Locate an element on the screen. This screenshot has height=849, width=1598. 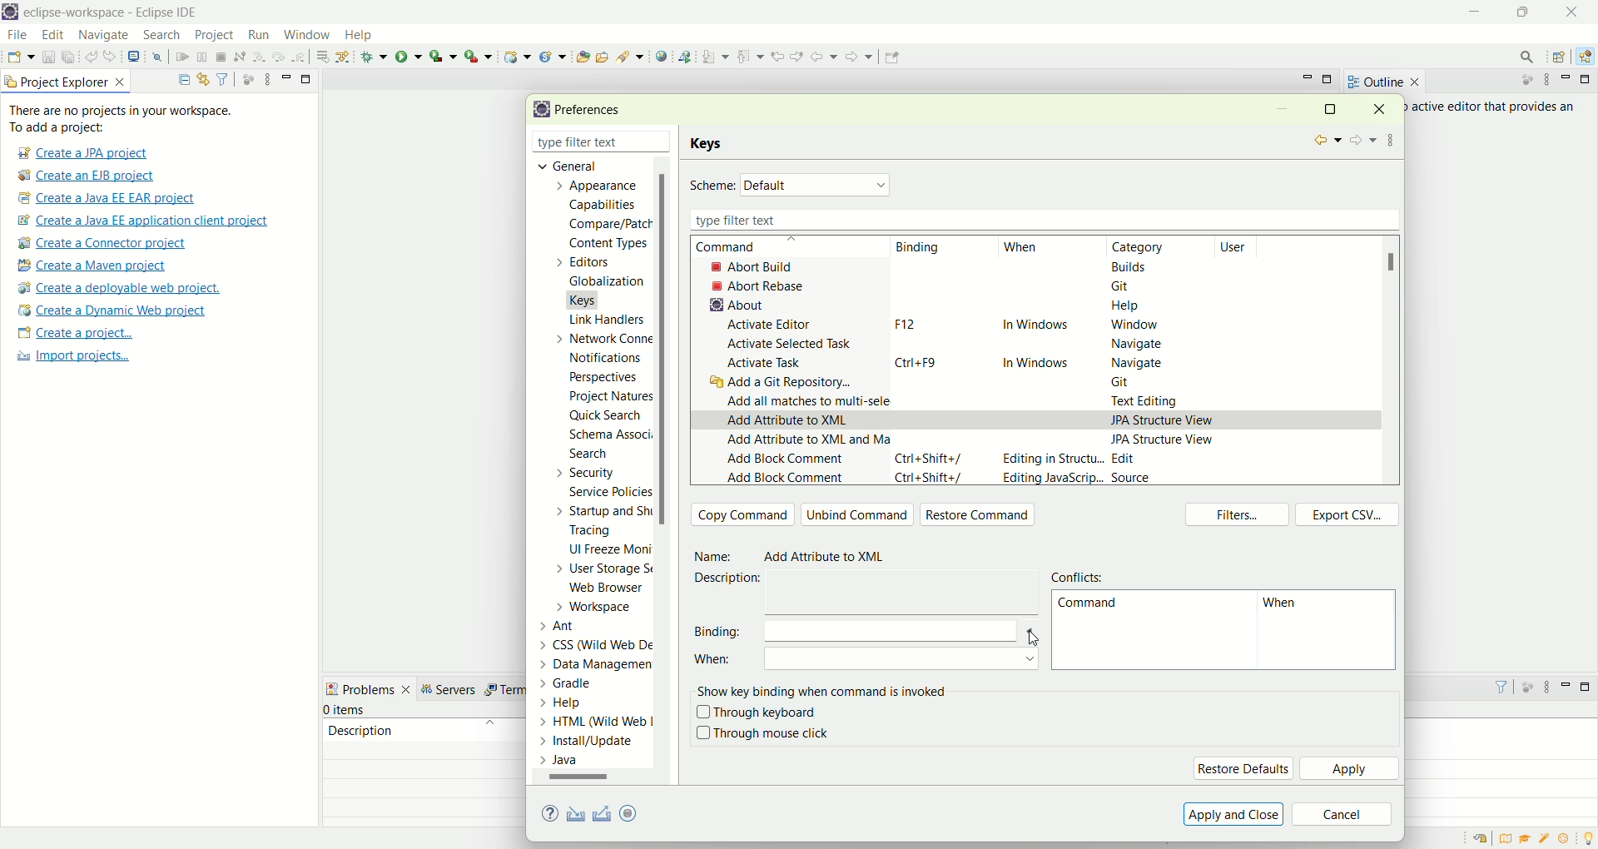
export is located at coordinates (640, 812).